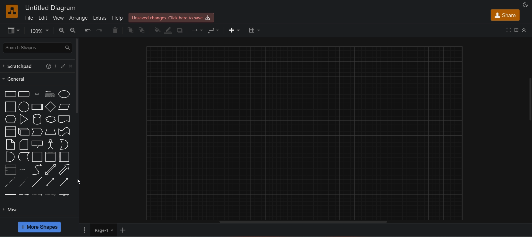  Describe the element at coordinates (24, 145) in the screenshot. I see `card` at that location.